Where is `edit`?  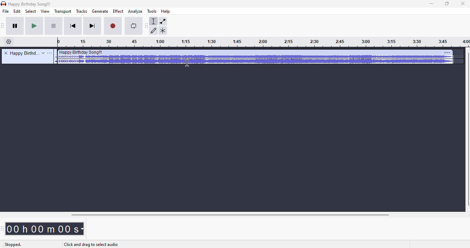
edit is located at coordinates (17, 11).